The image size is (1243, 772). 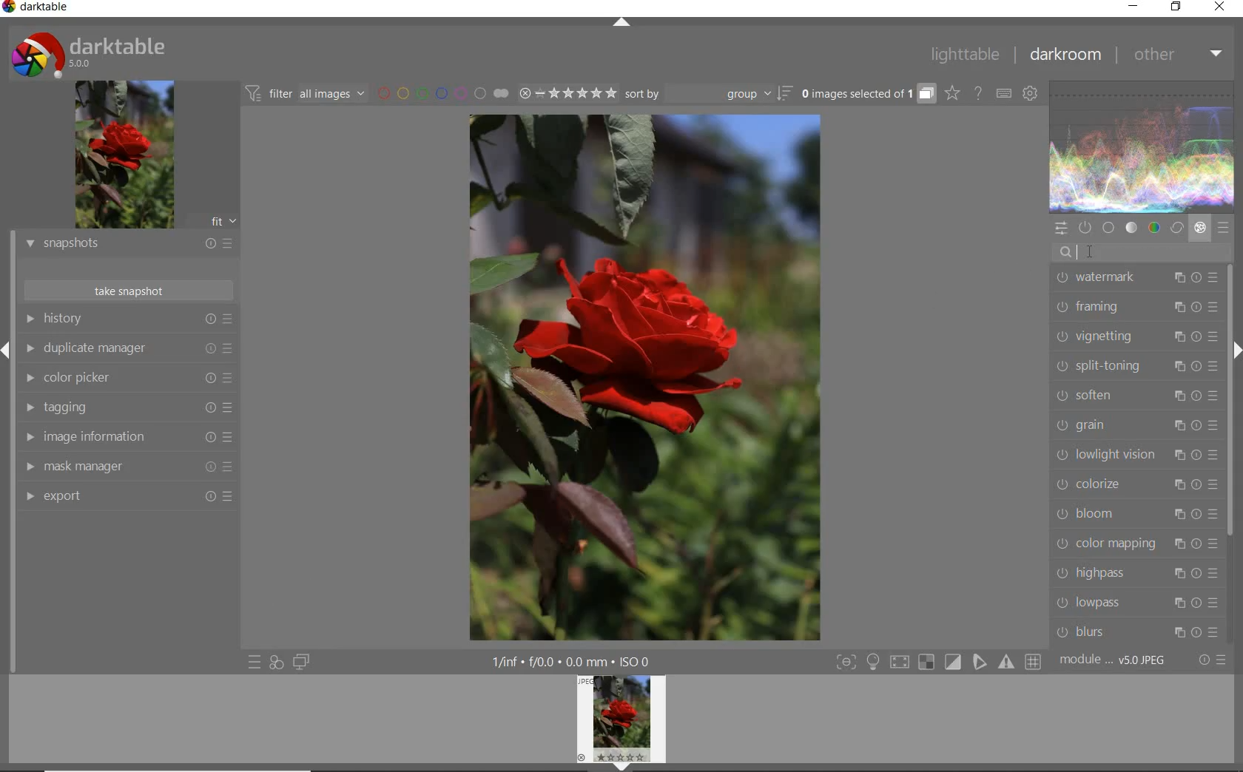 I want to click on show only active modules, so click(x=1084, y=226).